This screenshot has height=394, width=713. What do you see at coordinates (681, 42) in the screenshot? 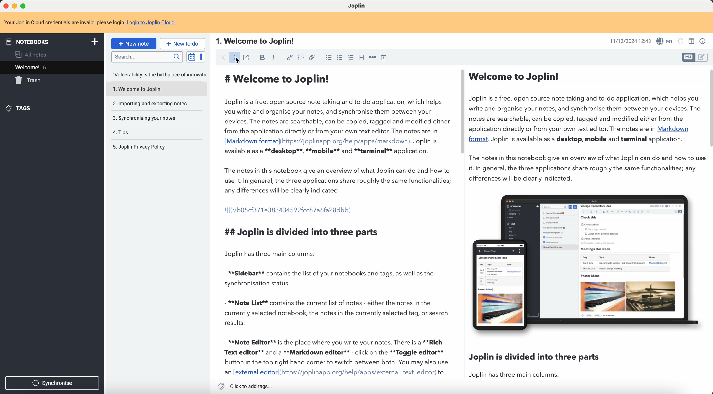
I see `set alarm` at bounding box center [681, 42].